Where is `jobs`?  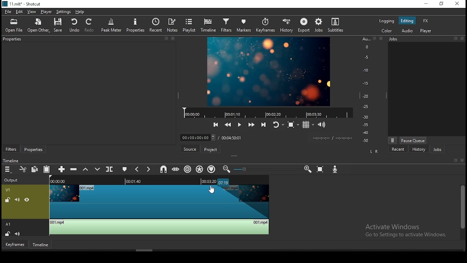 jobs is located at coordinates (436, 150).